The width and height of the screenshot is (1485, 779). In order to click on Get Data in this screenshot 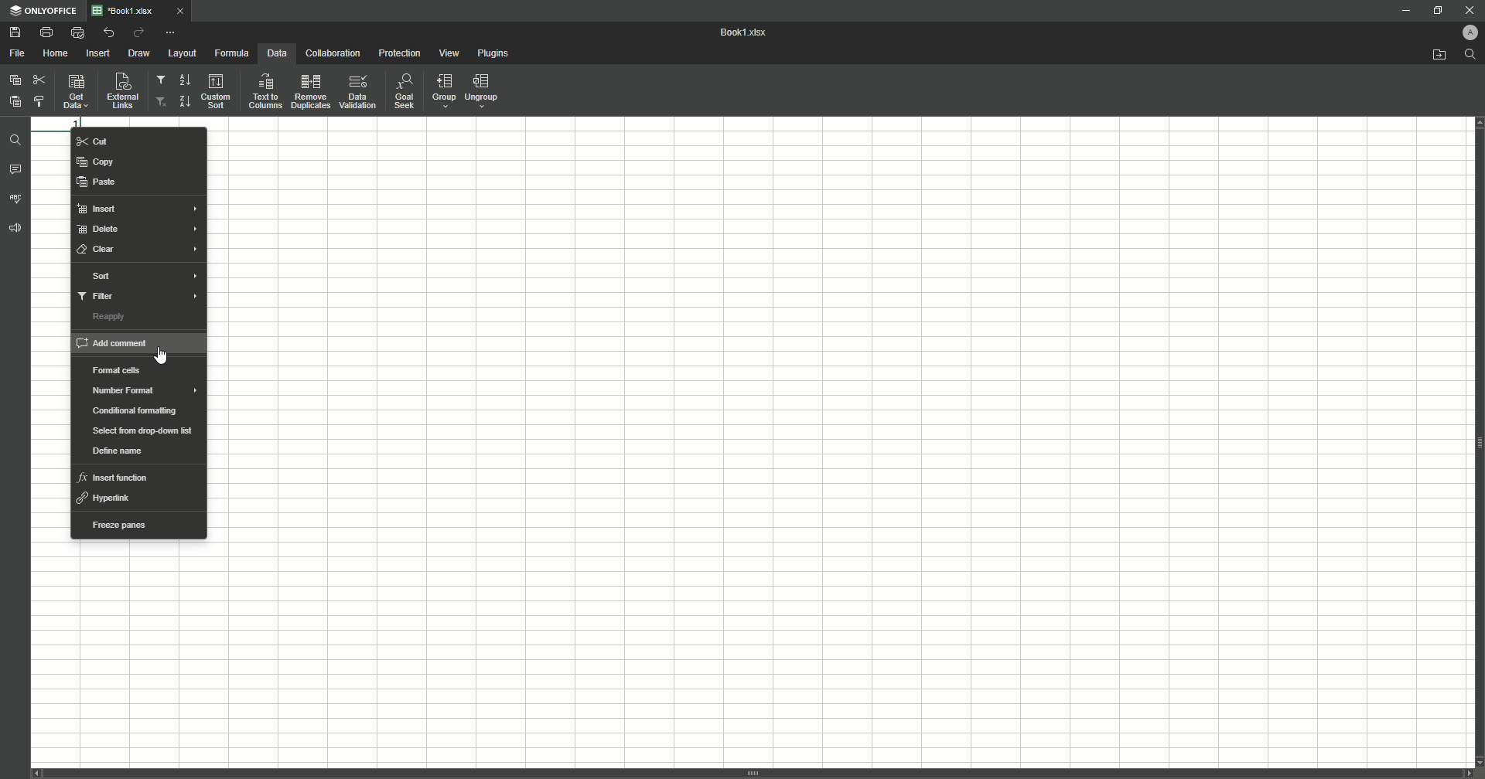, I will do `click(74, 94)`.